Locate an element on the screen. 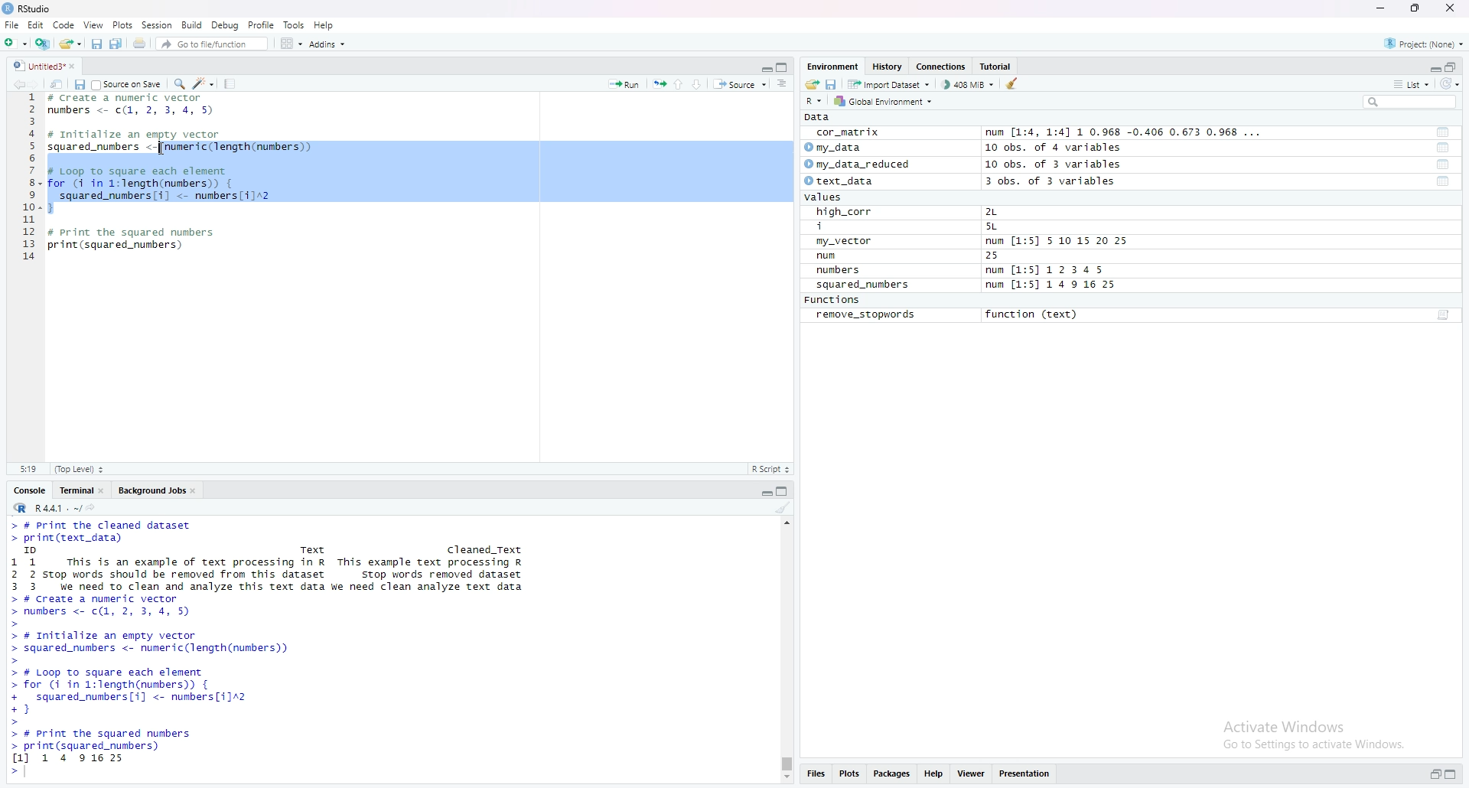 The image size is (1469, 788). Workspace panes is located at coordinates (290, 43).